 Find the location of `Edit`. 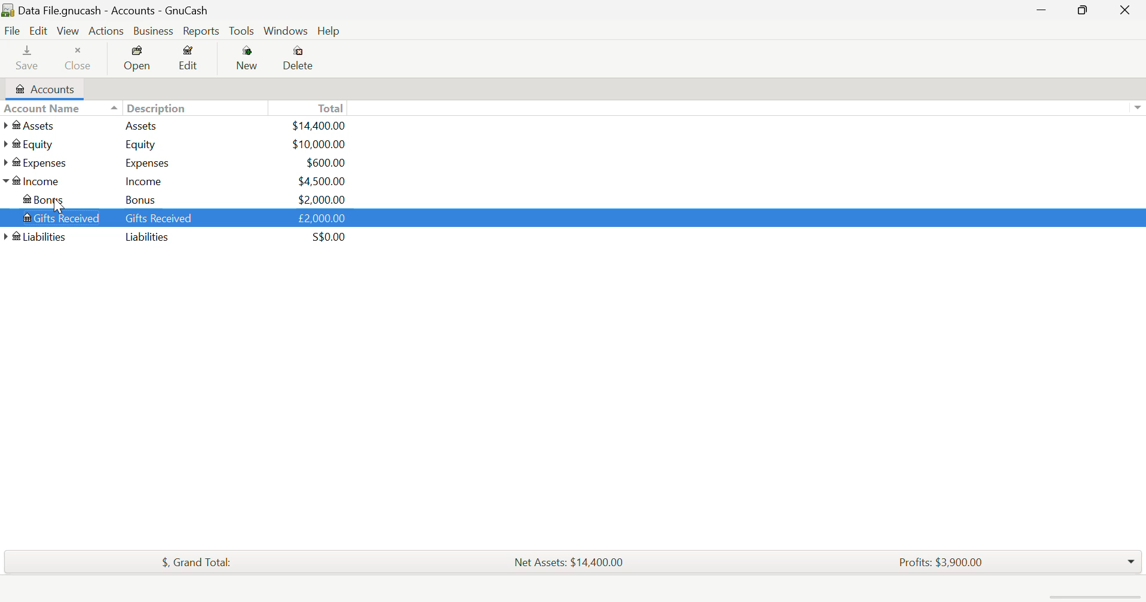

Edit is located at coordinates (190, 59).